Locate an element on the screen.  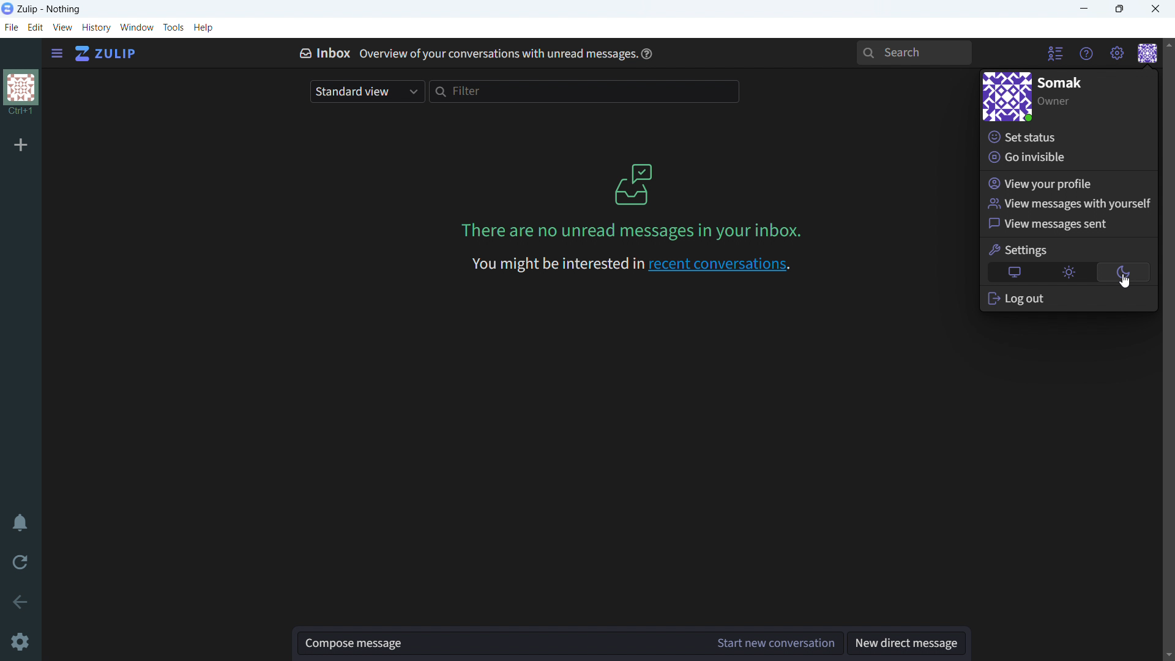
help is located at coordinates (646, 54).